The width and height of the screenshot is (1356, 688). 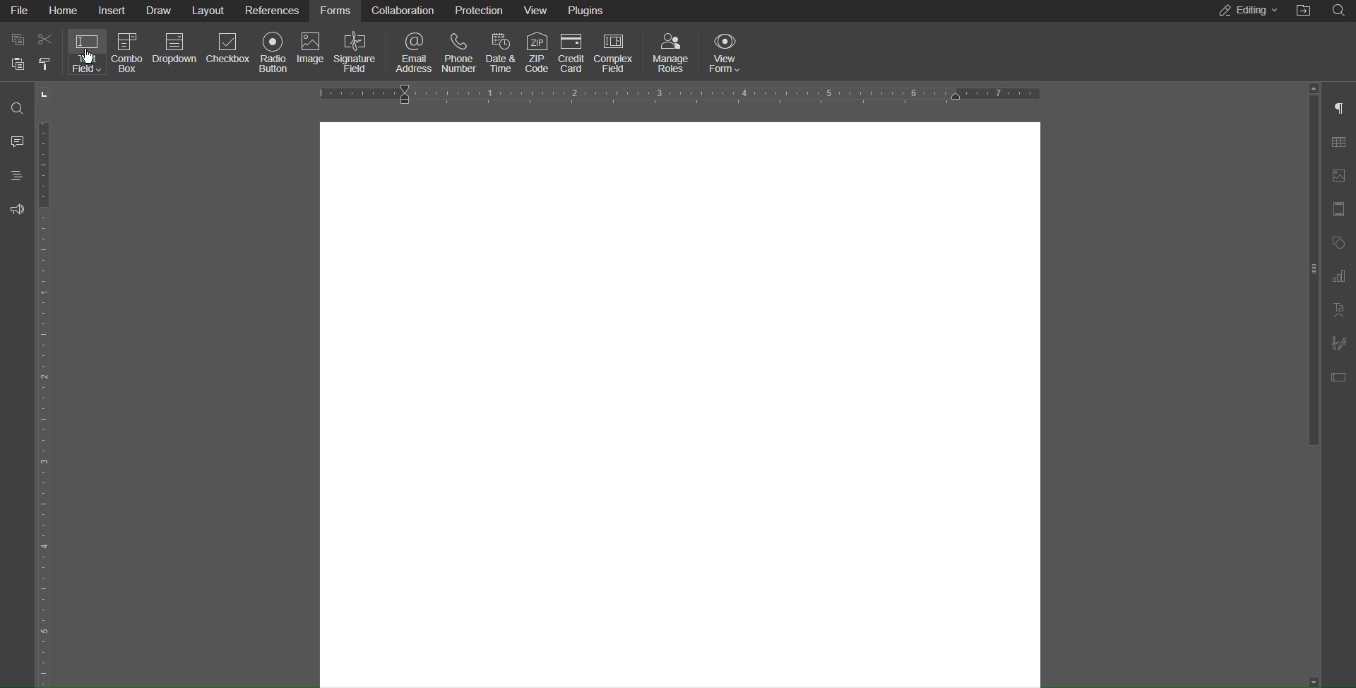 What do you see at coordinates (44, 65) in the screenshot?
I see `paste` at bounding box center [44, 65].